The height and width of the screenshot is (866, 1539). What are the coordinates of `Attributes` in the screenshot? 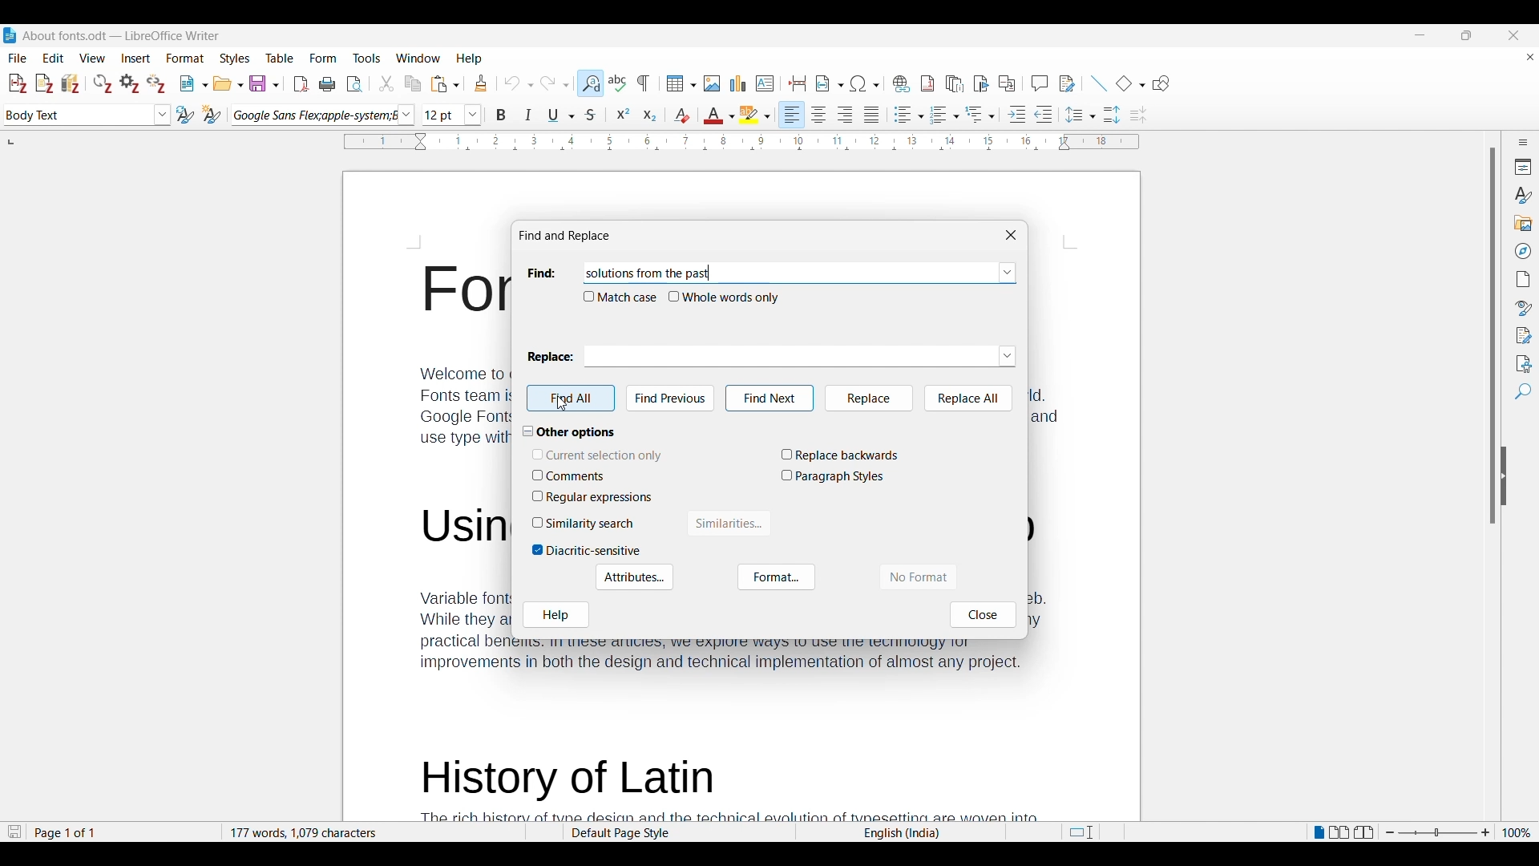 It's located at (635, 577).